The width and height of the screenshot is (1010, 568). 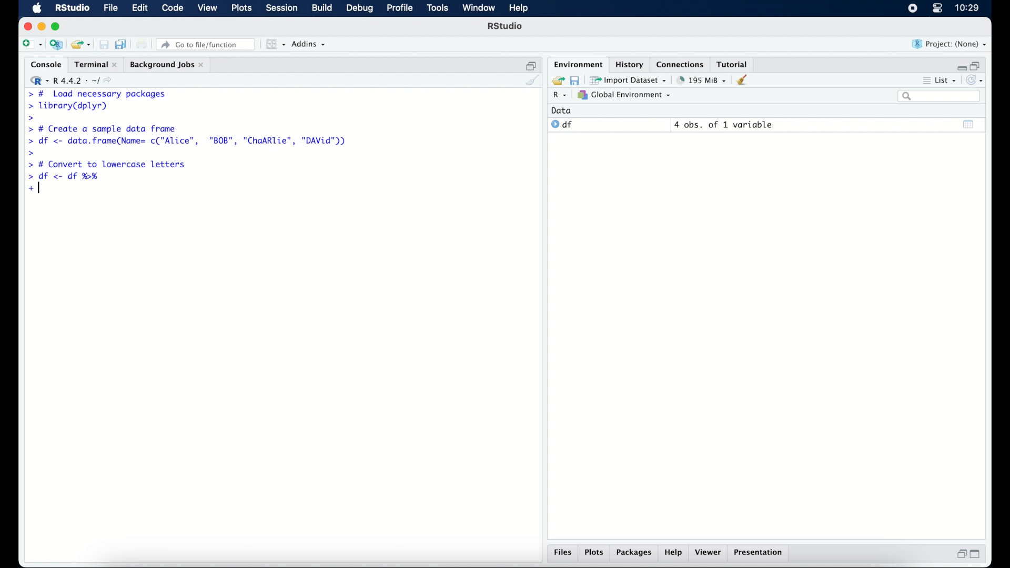 I want to click on restore down, so click(x=977, y=65).